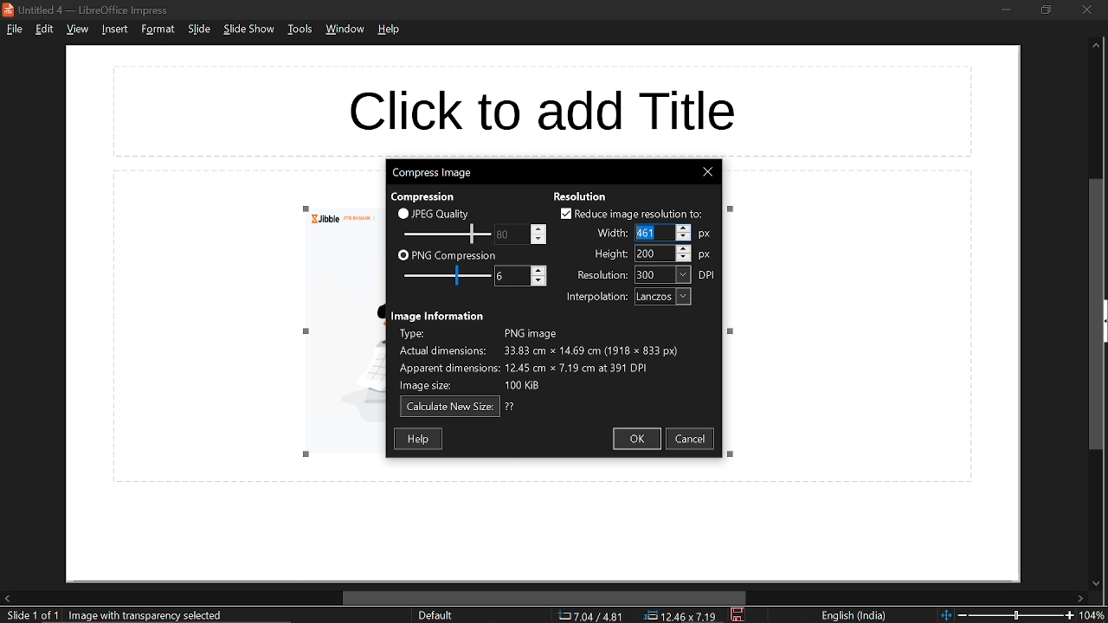 The width and height of the screenshot is (1108, 623). I want to click on cancel, so click(693, 440).